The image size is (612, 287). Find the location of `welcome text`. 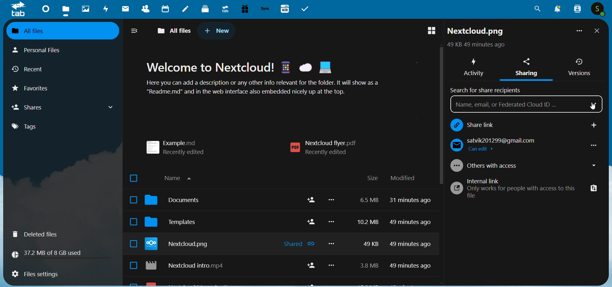

welcome text is located at coordinates (272, 80).